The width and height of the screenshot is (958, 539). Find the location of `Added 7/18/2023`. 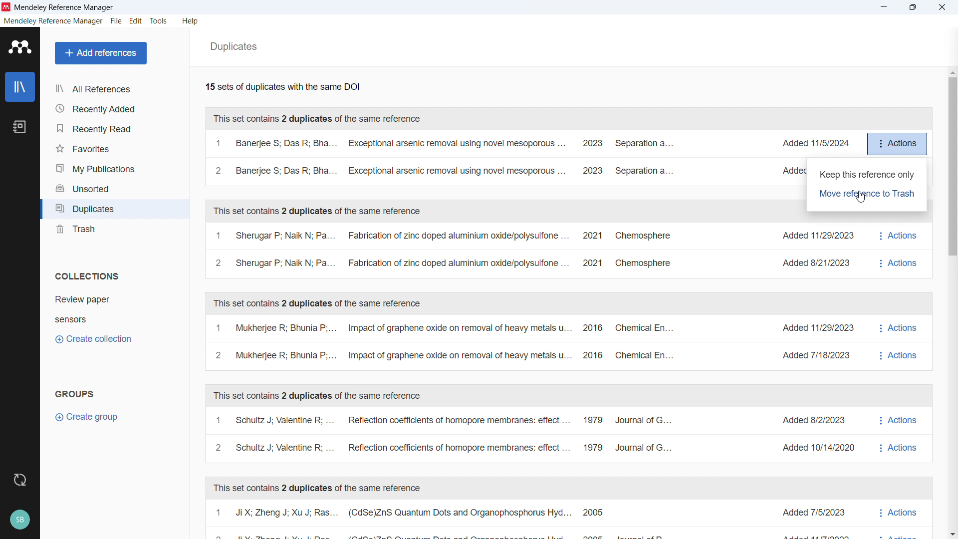

Added 7/18/2023 is located at coordinates (816, 354).